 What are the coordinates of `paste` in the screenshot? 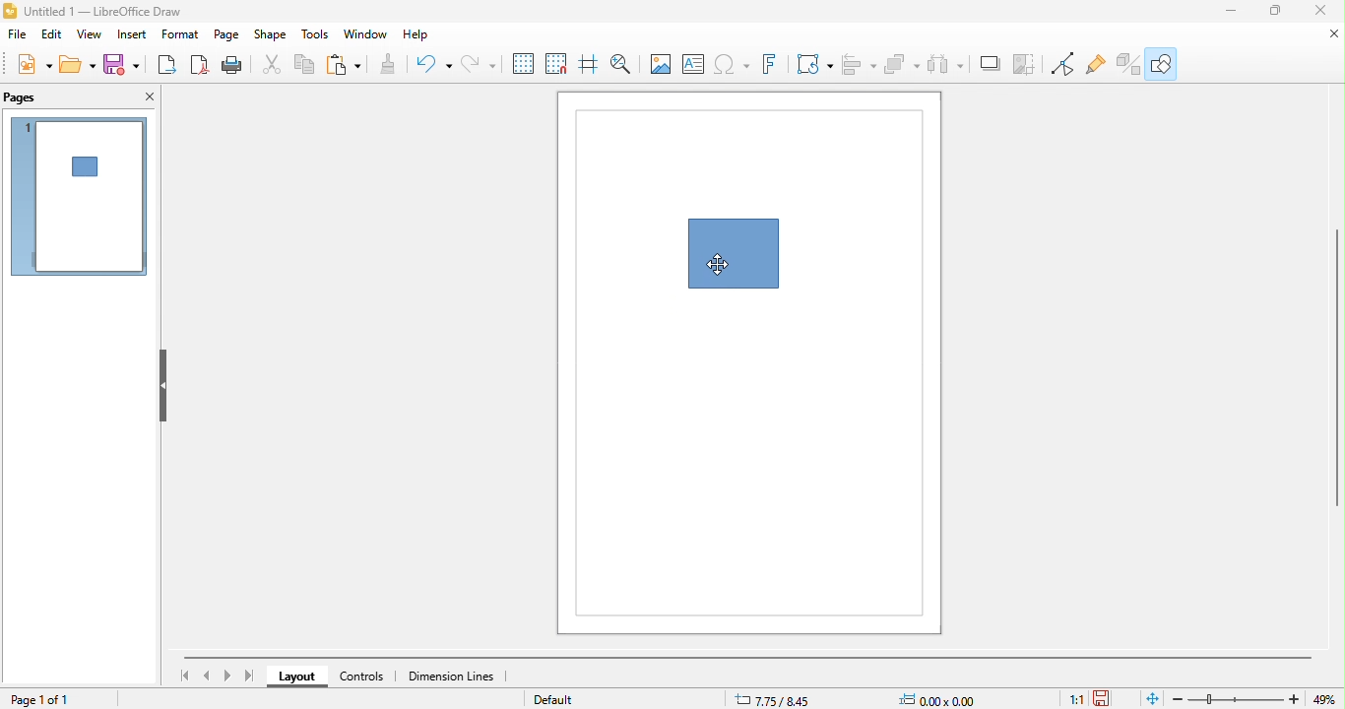 It's located at (348, 65).